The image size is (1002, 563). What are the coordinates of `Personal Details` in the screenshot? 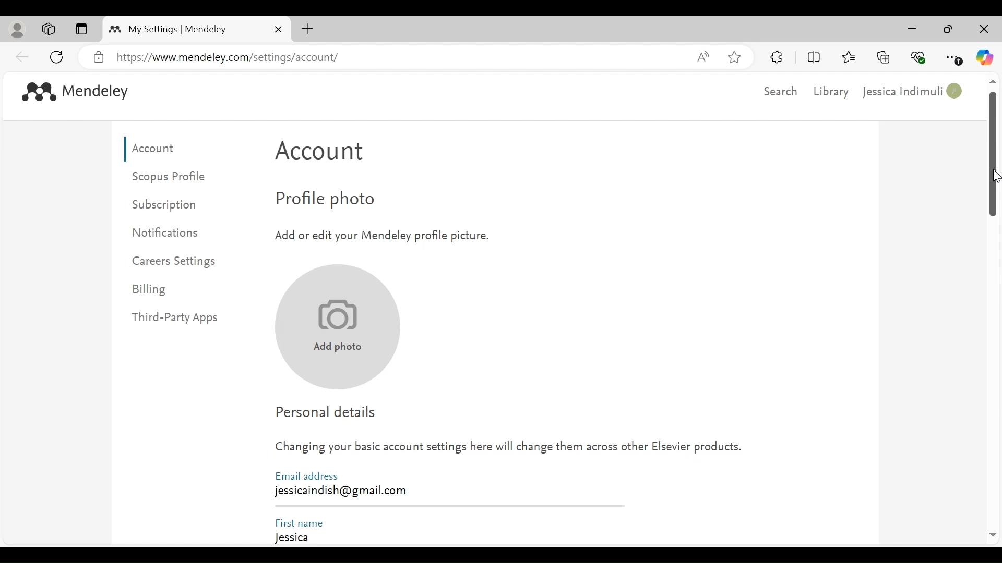 It's located at (329, 412).